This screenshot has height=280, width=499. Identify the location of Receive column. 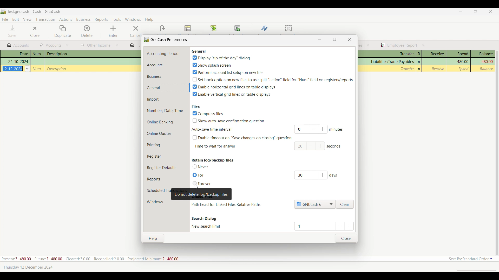
(434, 54).